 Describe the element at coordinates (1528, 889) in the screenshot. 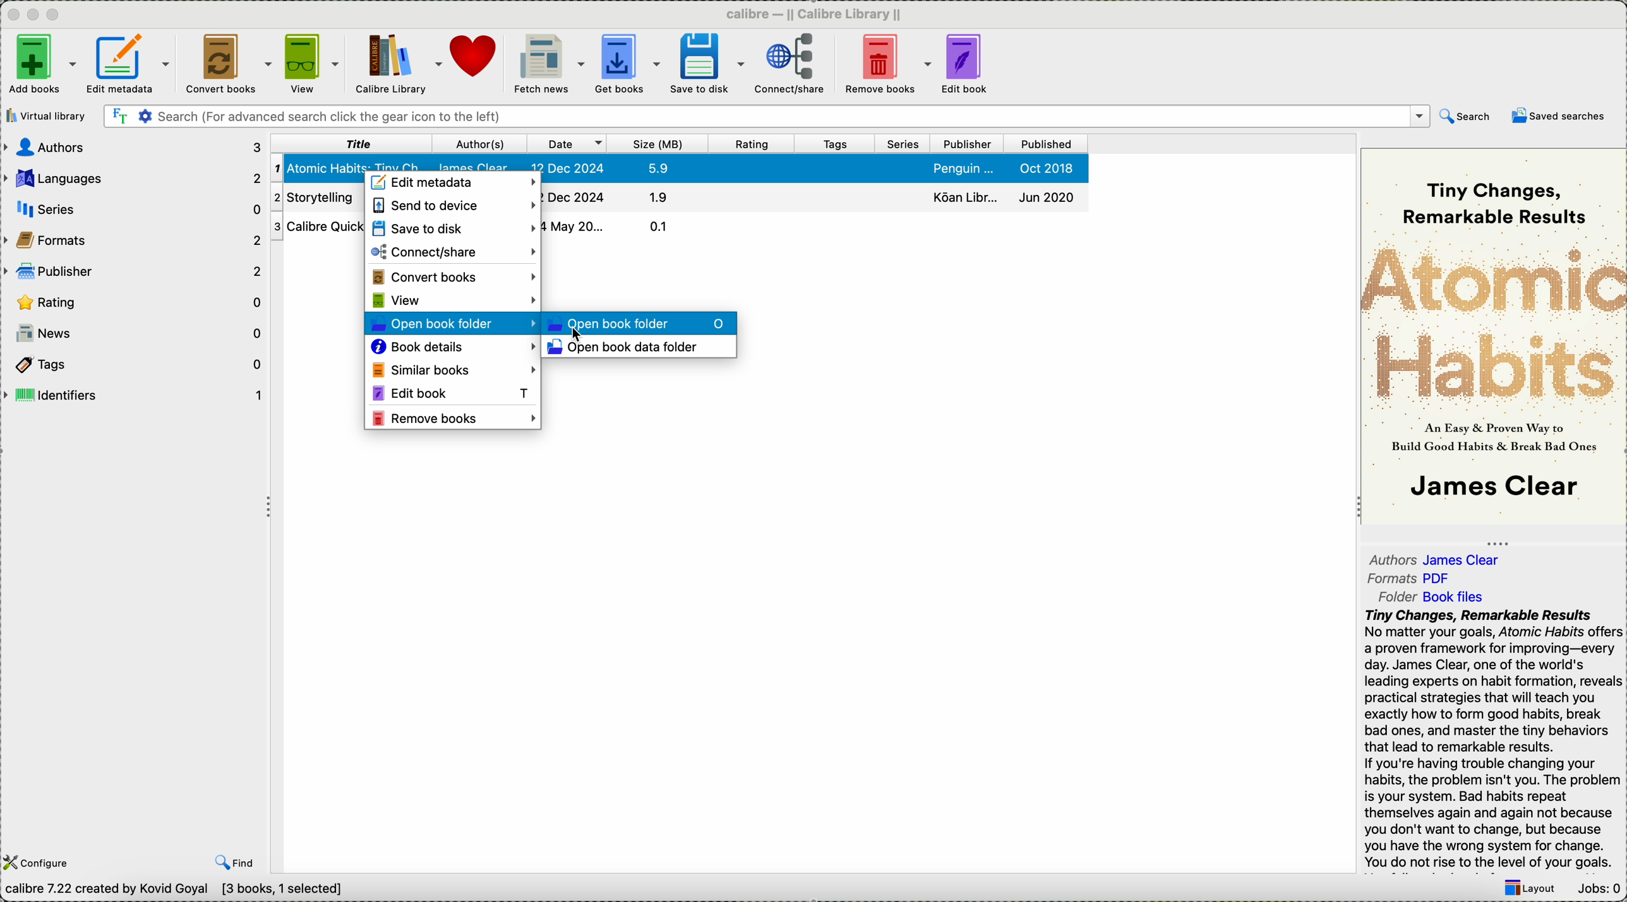

I see `layout` at that location.